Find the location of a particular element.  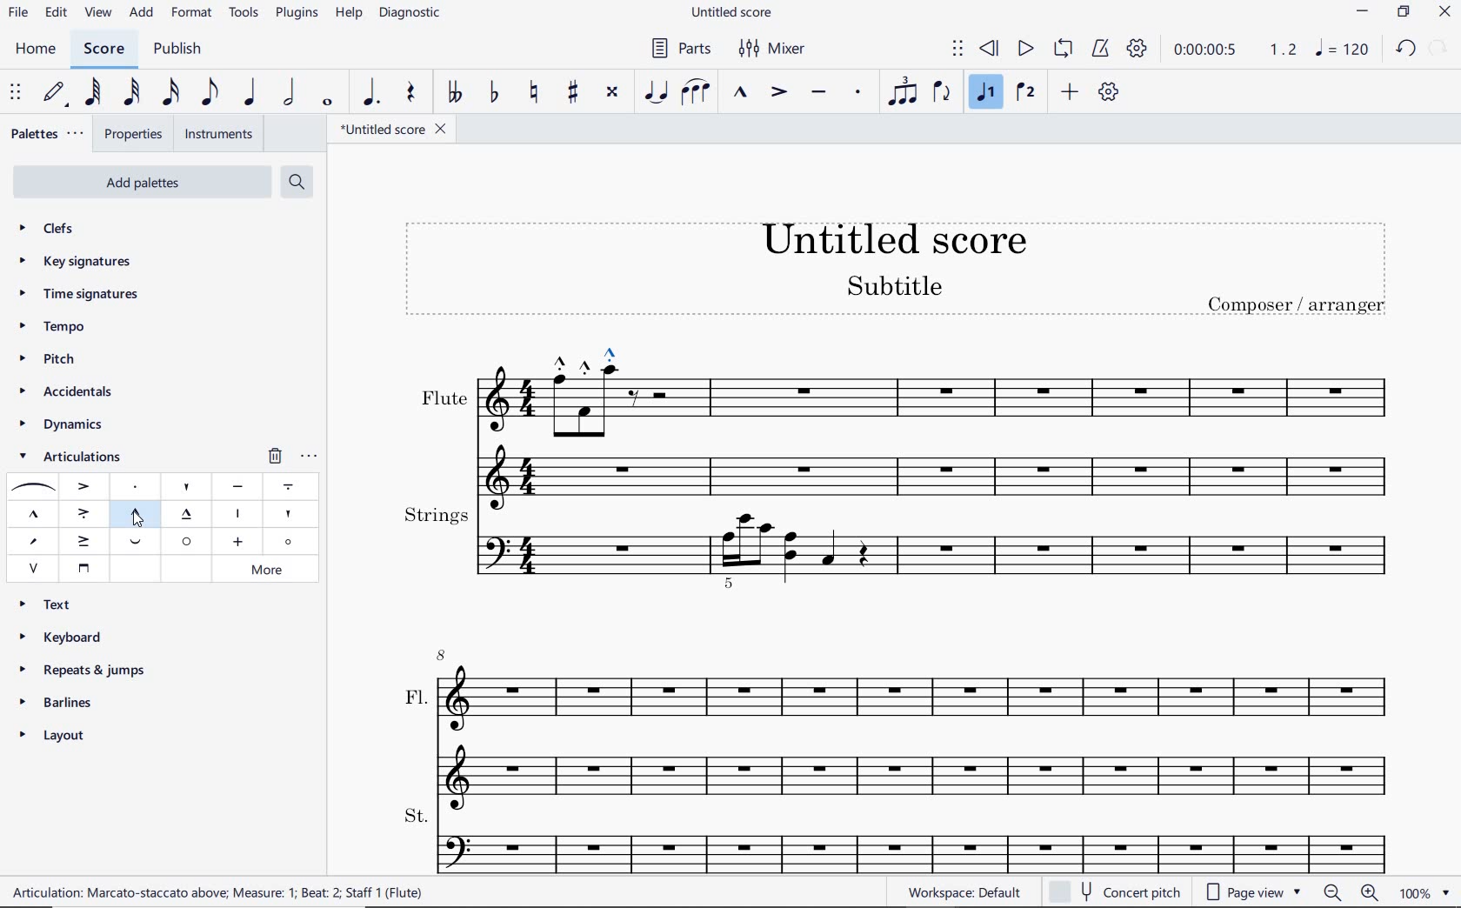

add is located at coordinates (142, 14).